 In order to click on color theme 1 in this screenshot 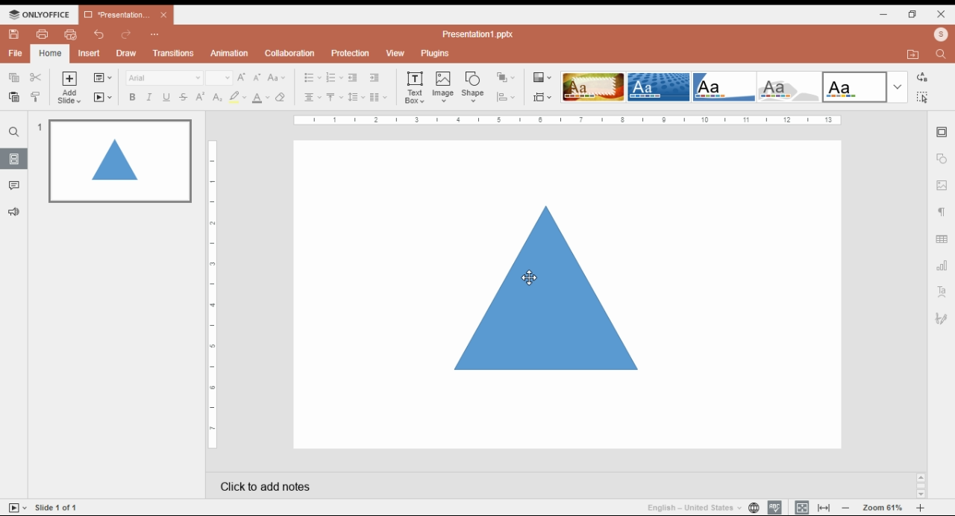, I will do `click(592, 86)`.